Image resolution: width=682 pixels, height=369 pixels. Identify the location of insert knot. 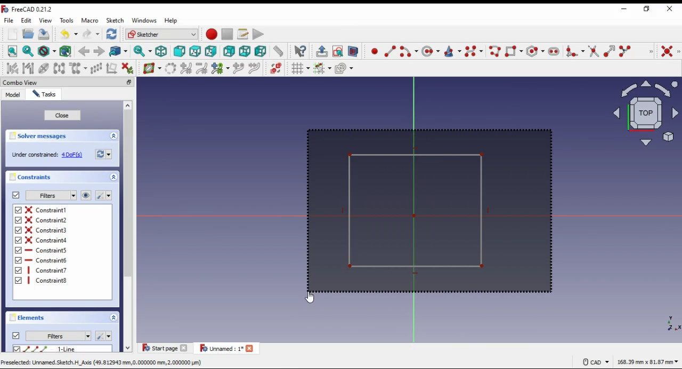
(238, 69).